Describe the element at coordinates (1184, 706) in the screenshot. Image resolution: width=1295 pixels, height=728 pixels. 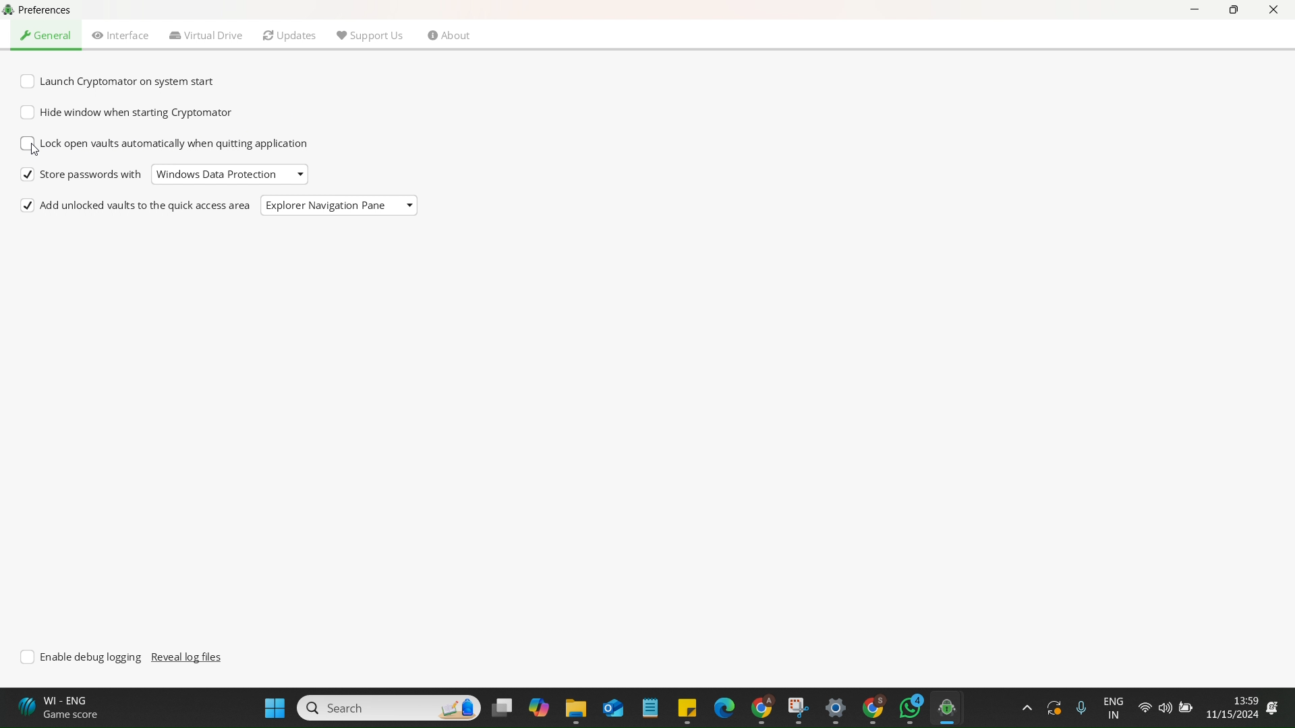
I see `Battery` at that location.